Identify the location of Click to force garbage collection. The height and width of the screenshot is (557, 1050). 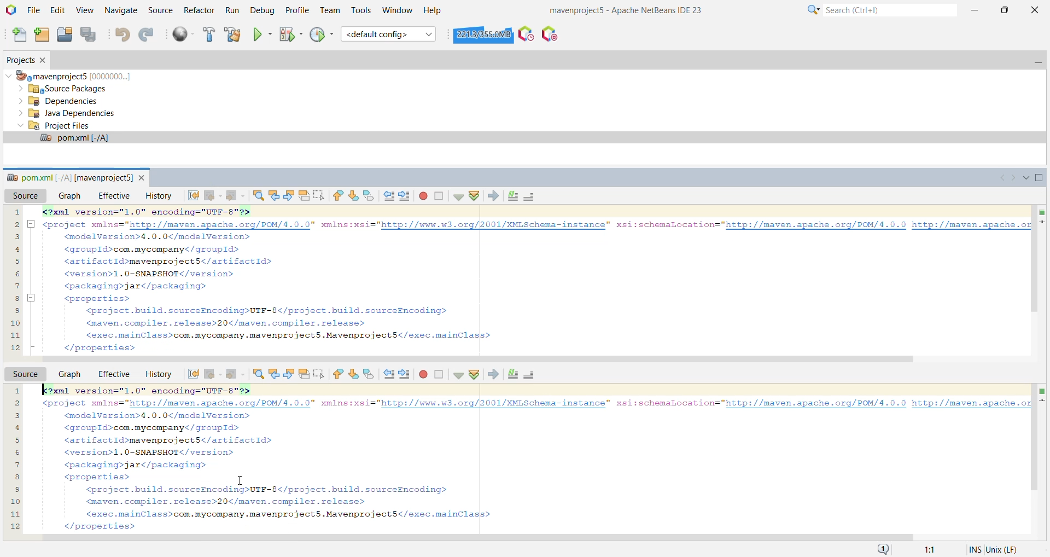
(483, 34).